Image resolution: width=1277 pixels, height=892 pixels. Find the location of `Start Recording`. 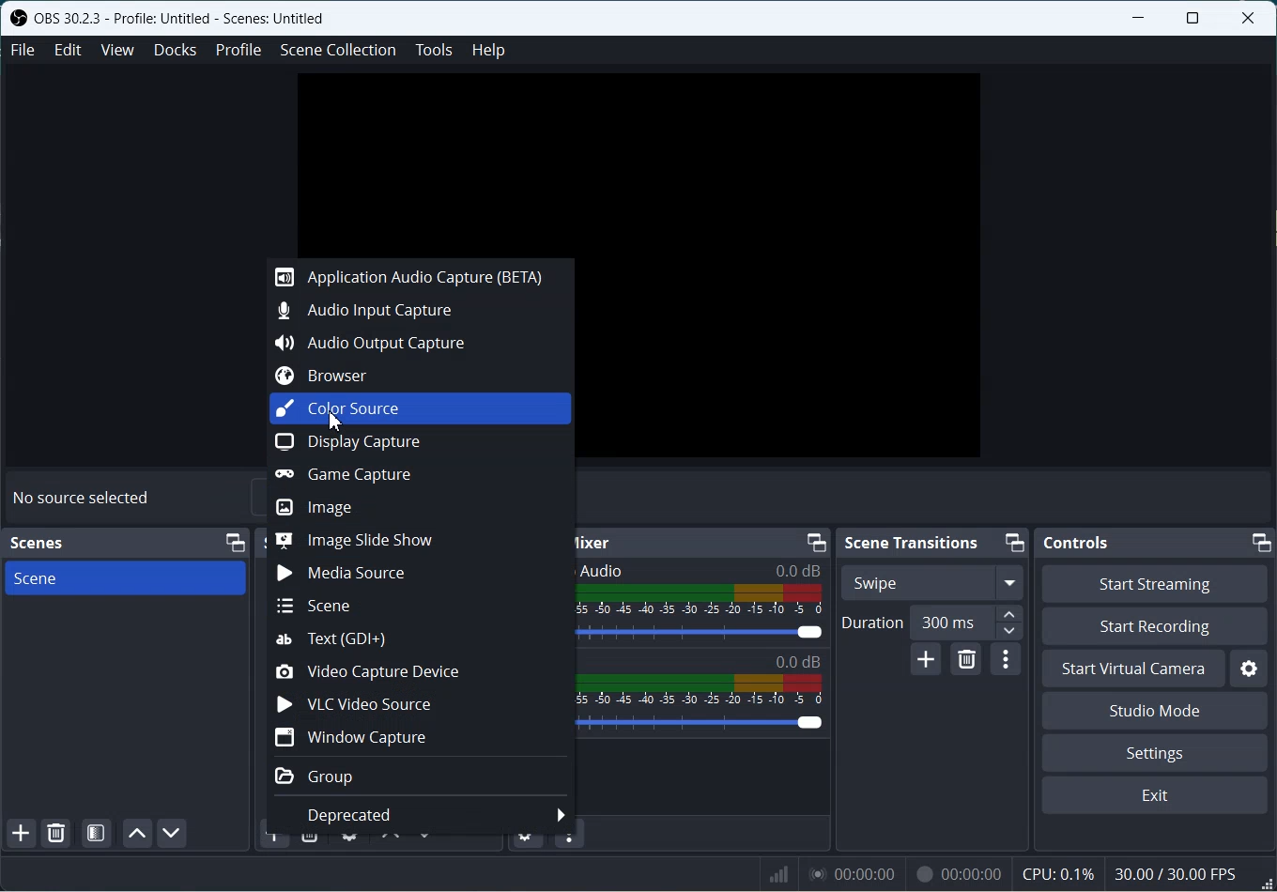

Start Recording is located at coordinates (1154, 626).